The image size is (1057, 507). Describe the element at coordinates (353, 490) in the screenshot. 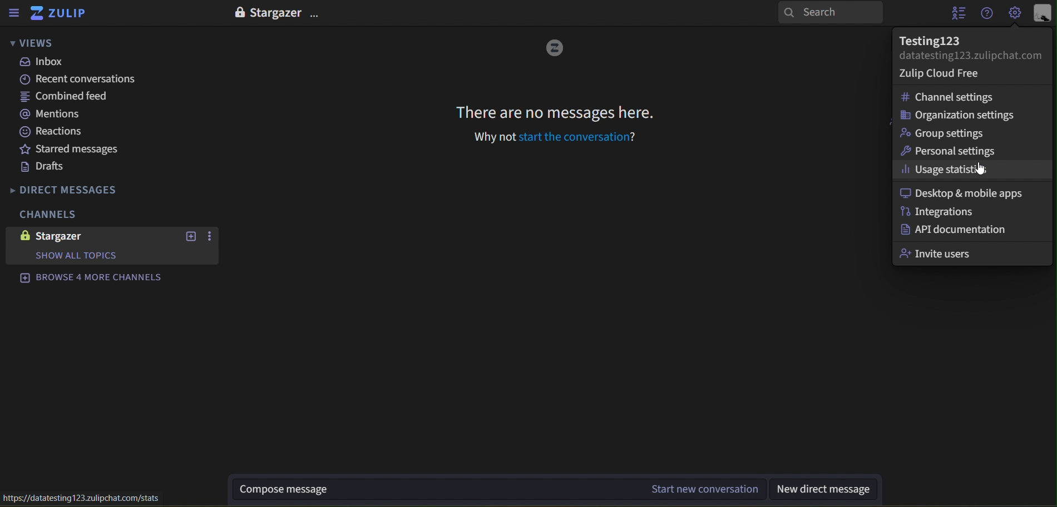

I see `Compose message` at that location.